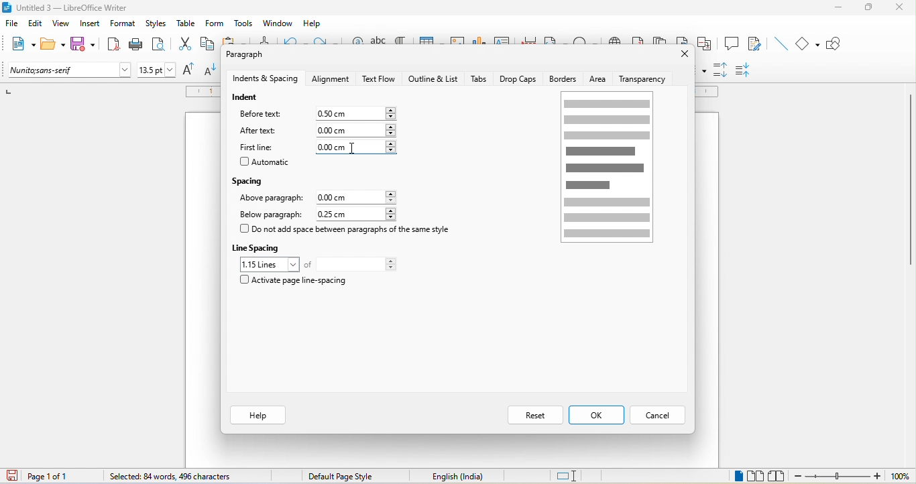 This screenshot has height=484, width=916. Describe the element at coordinates (355, 230) in the screenshot. I see `do not add space between paragraph of the same style` at that location.